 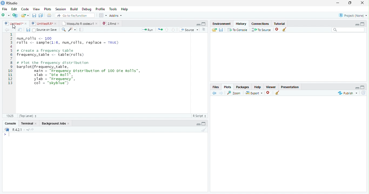 I want to click on Connections., so click(x=260, y=23).